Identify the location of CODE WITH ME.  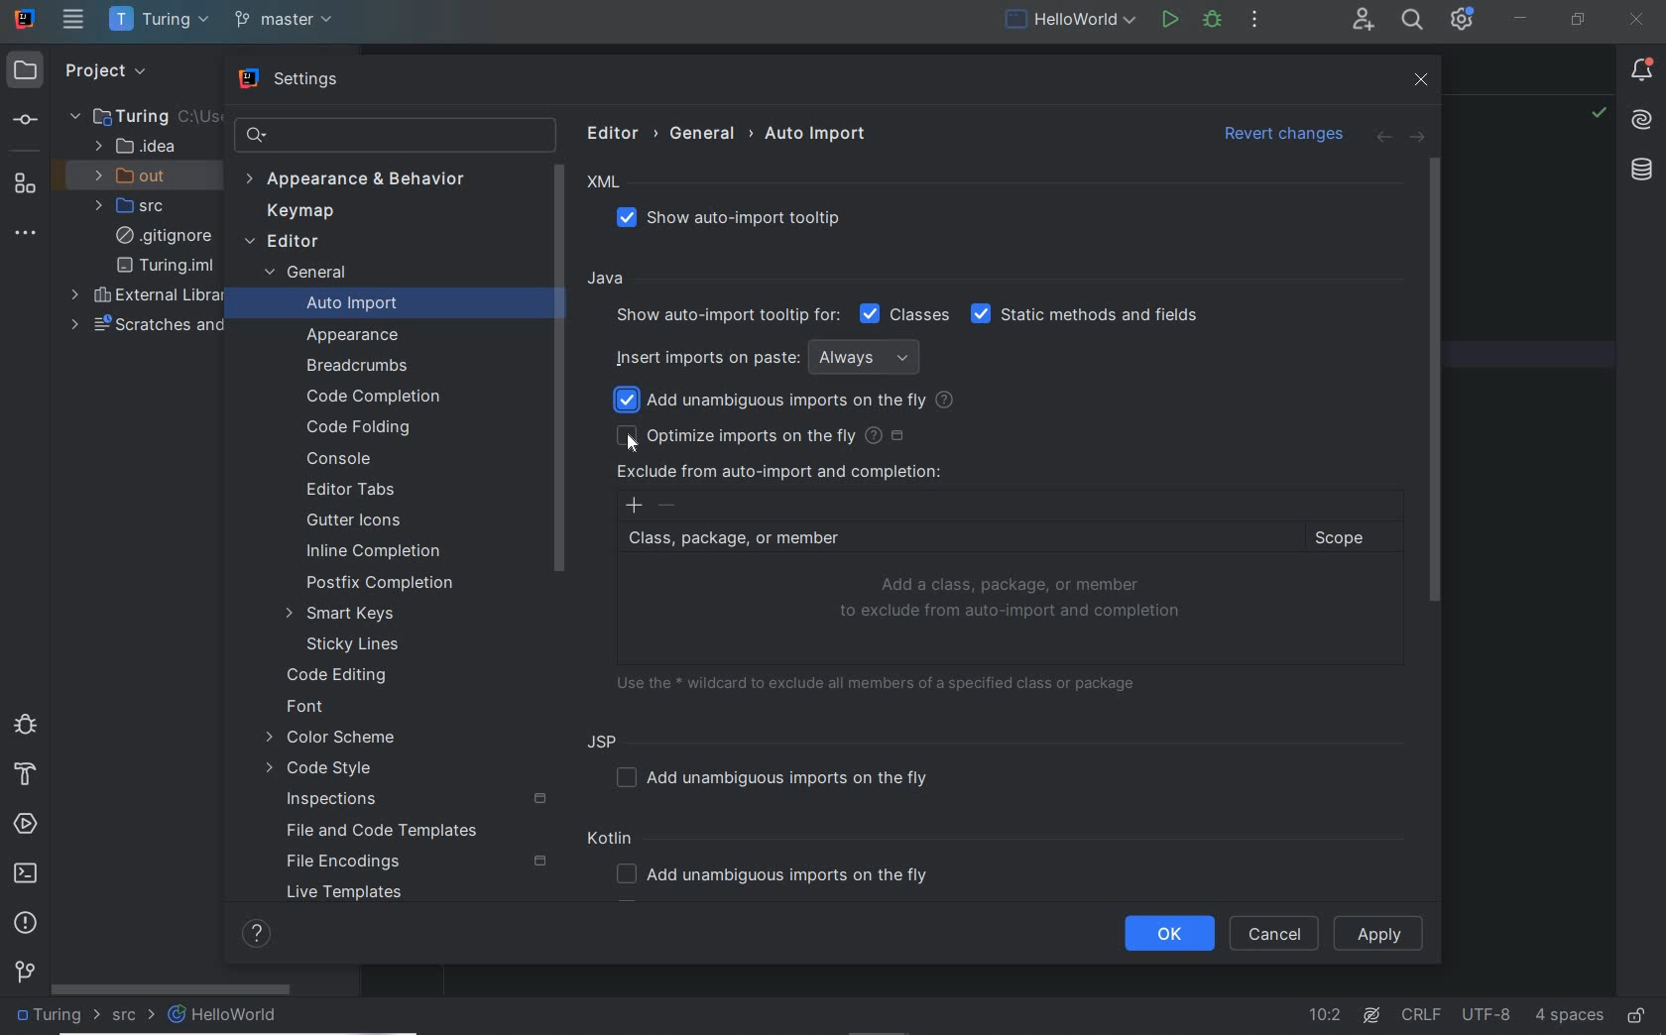
(1362, 21).